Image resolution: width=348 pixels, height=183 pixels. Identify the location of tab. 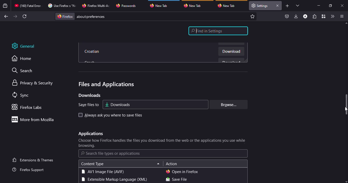
(61, 6).